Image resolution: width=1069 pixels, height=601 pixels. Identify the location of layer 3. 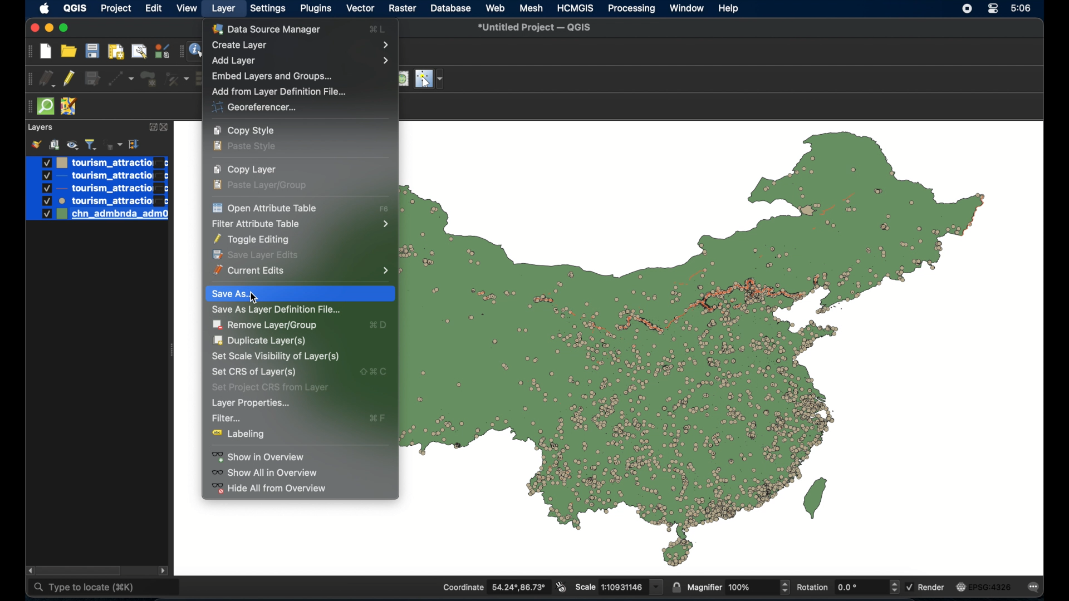
(96, 189).